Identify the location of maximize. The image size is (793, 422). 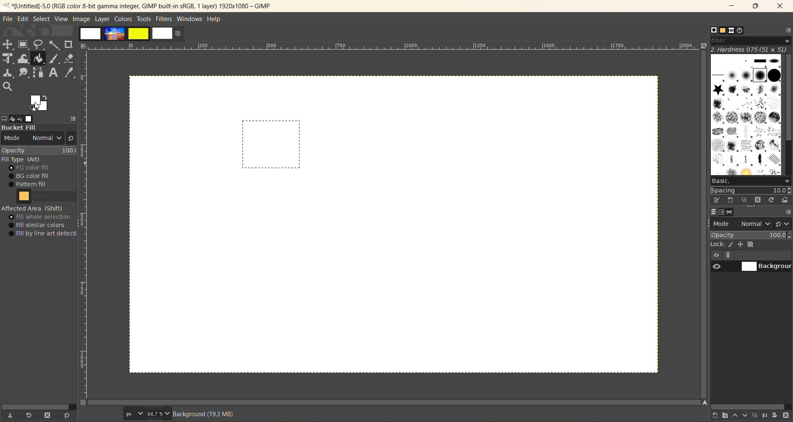
(756, 7).